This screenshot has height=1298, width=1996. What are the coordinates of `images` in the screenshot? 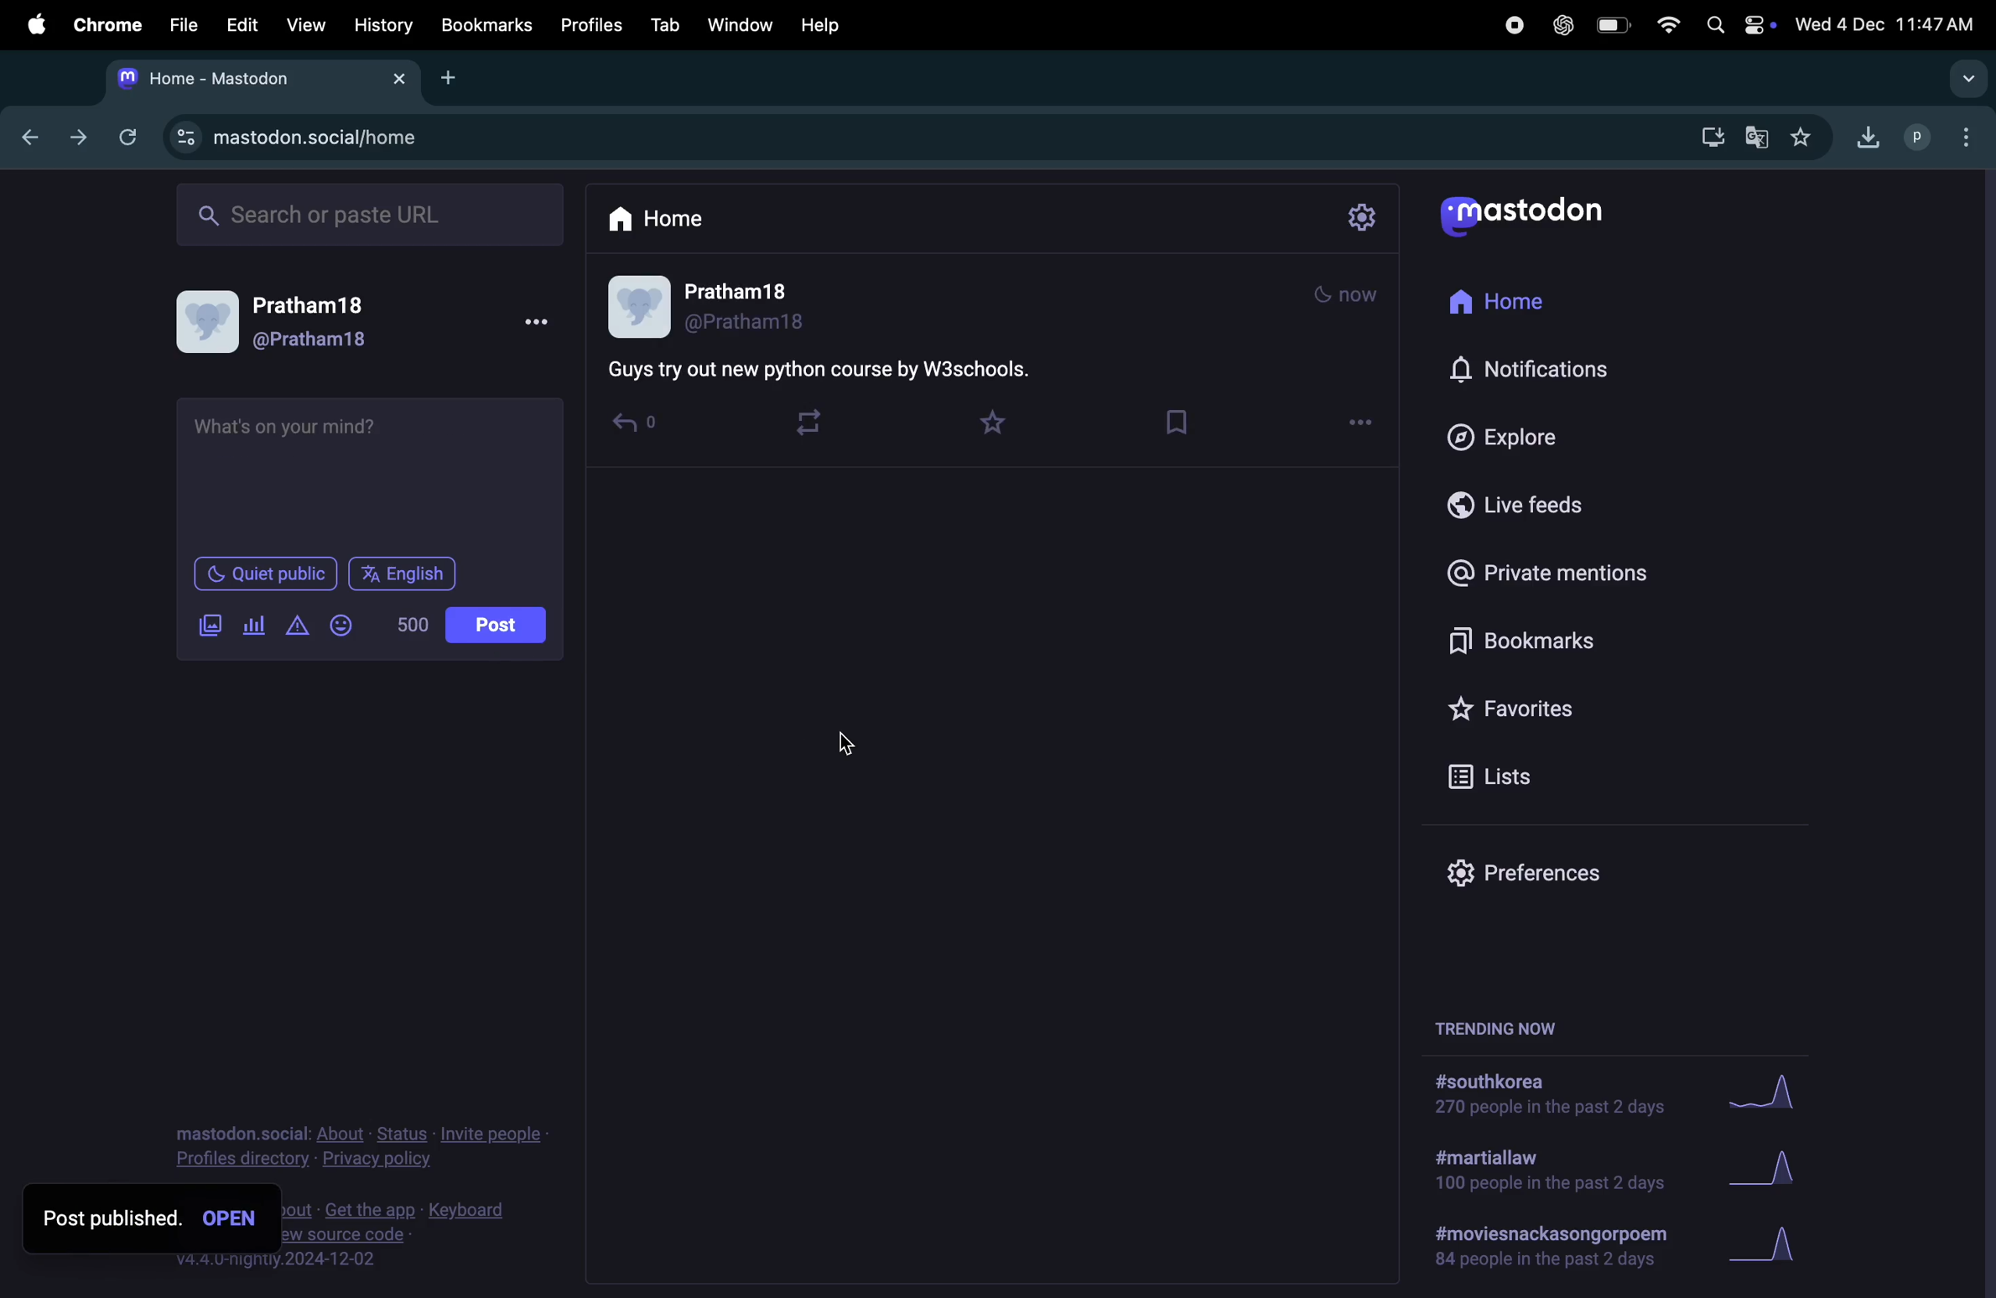 It's located at (210, 626).